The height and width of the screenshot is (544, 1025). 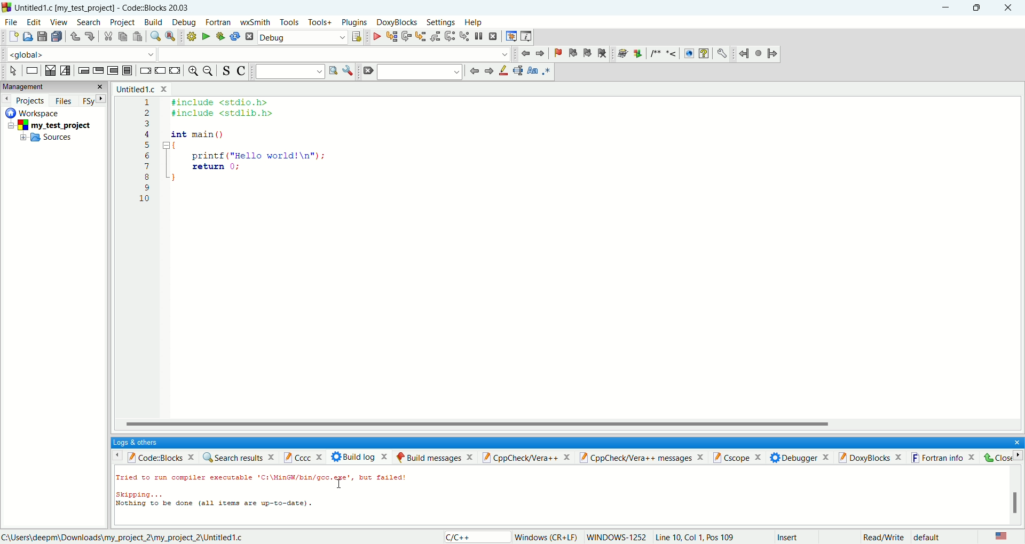 I want to click on next instruction, so click(x=450, y=36).